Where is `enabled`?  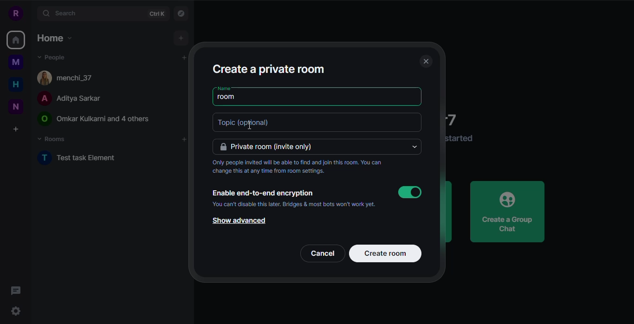 enabled is located at coordinates (410, 192).